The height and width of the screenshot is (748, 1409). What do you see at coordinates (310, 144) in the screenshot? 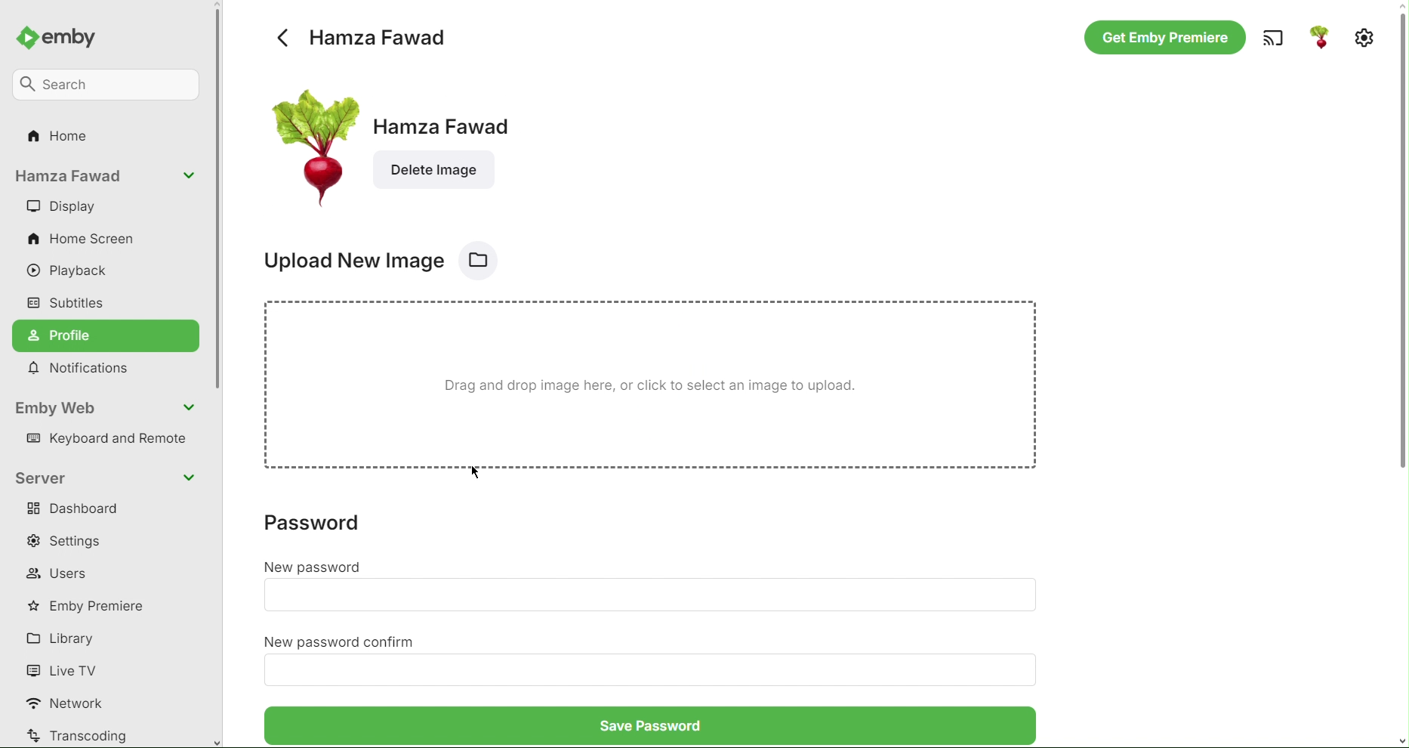
I see `New Profile Image` at bounding box center [310, 144].